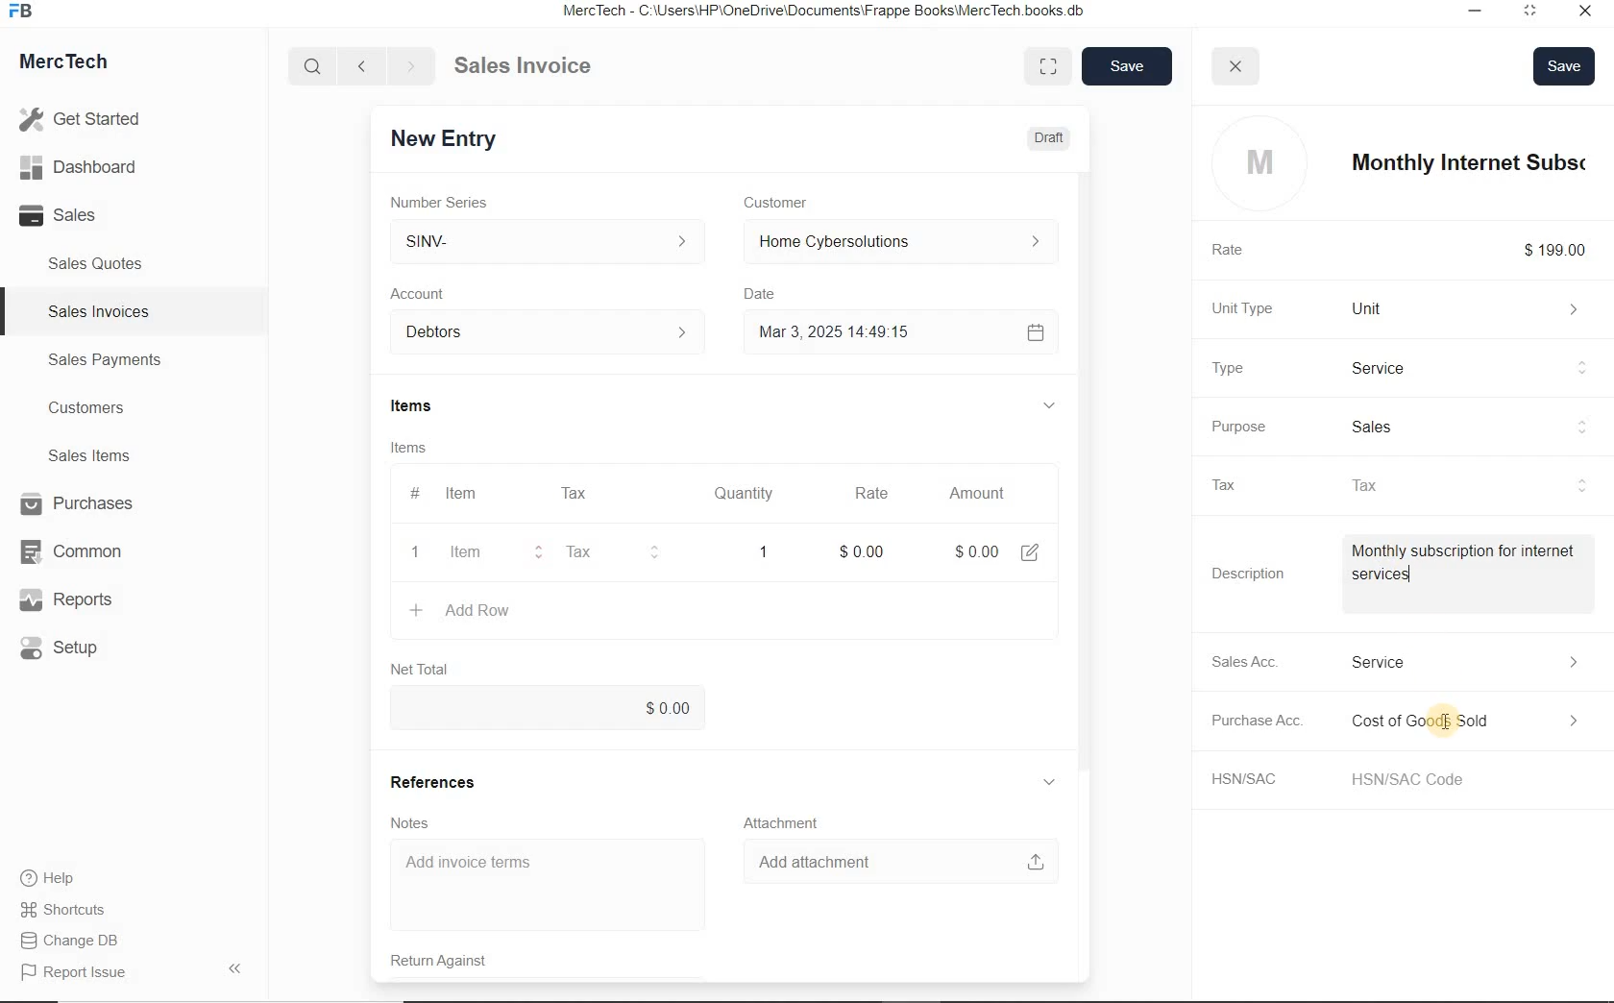 Image resolution: width=1614 pixels, height=1003 pixels. What do you see at coordinates (1222, 484) in the screenshot?
I see `Tax` at bounding box center [1222, 484].